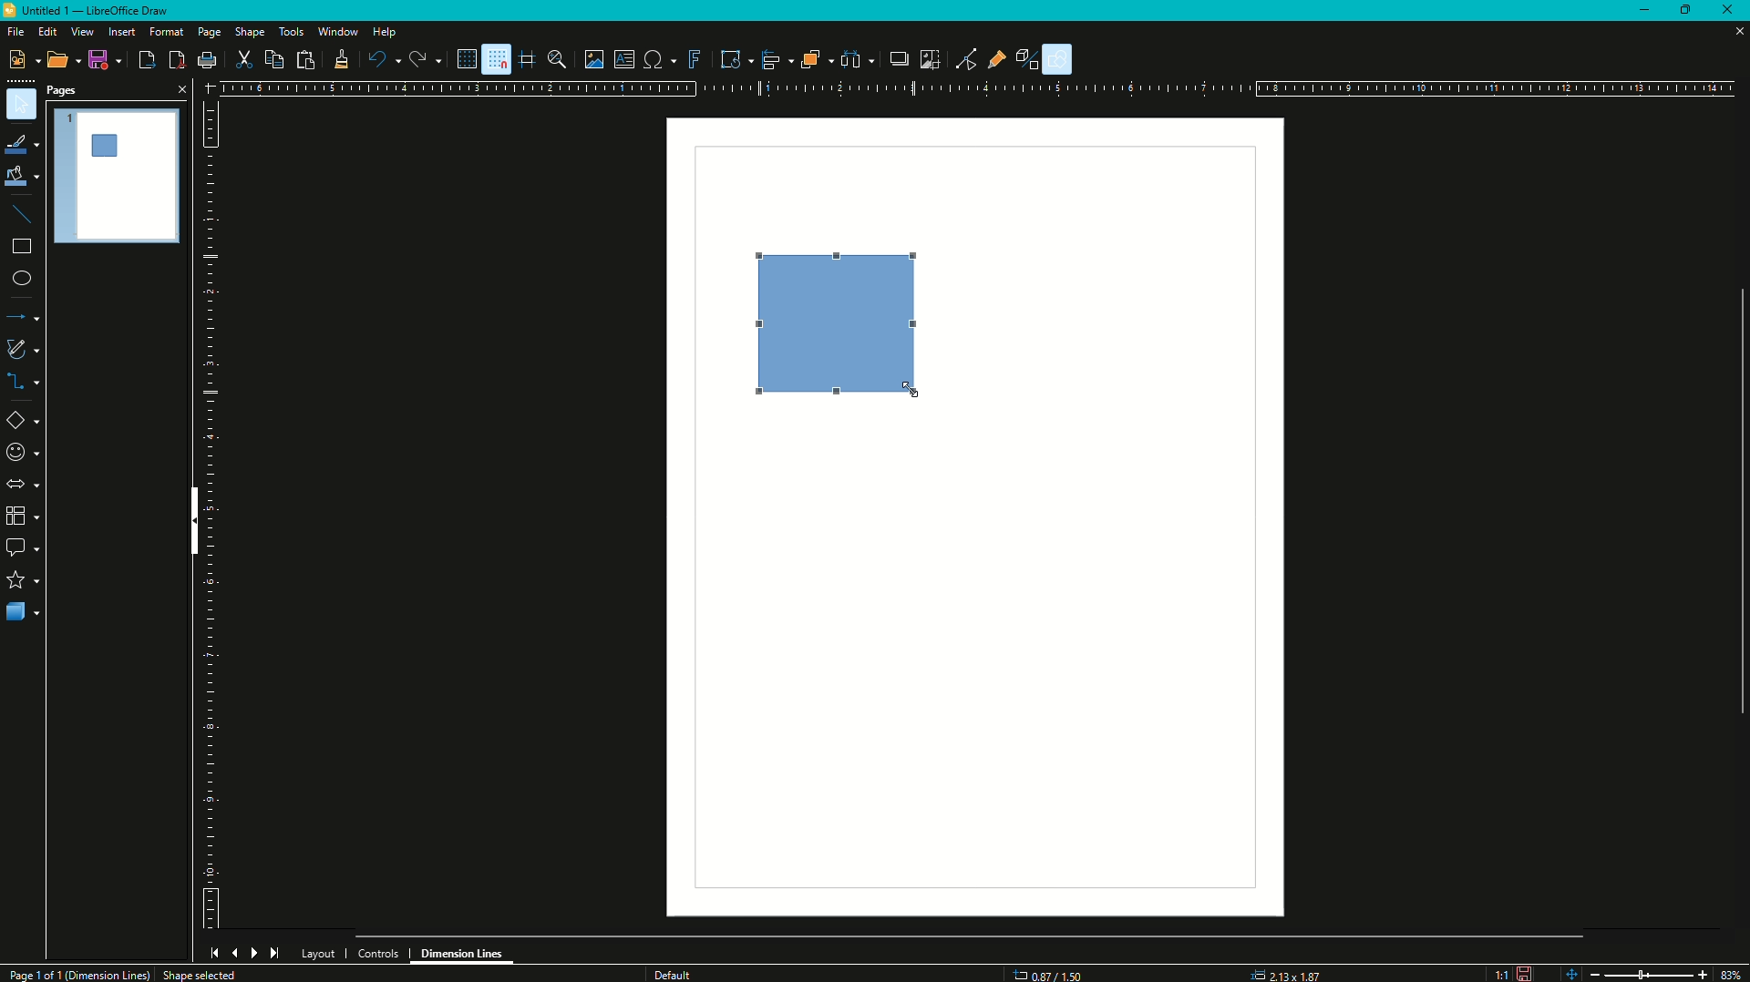 This screenshot has width=1750, height=982. What do you see at coordinates (208, 34) in the screenshot?
I see `Page` at bounding box center [208, 34].